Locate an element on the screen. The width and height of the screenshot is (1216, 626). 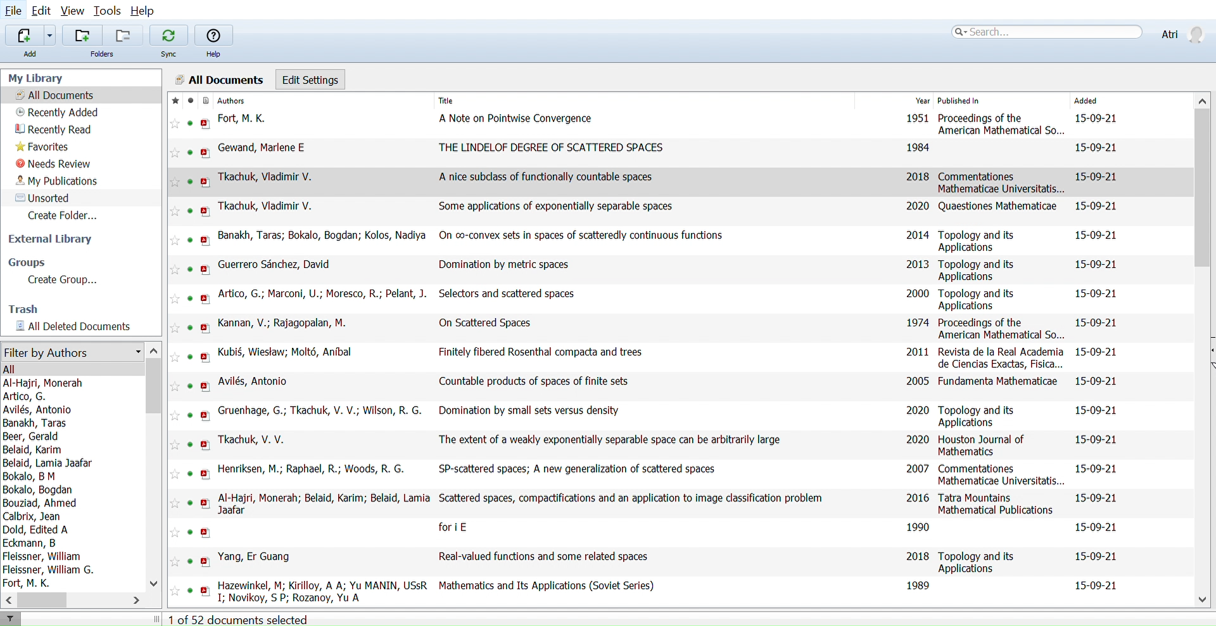
open PDF is located at coordinates (206, 270).